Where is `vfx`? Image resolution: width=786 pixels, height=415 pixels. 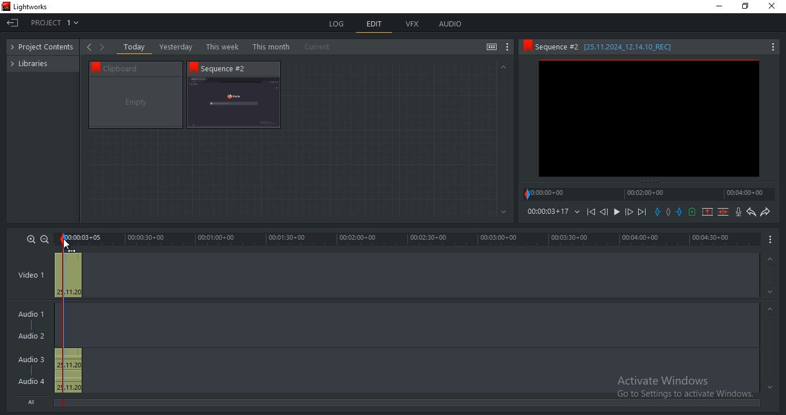
vfx is located at coordinates (412, 24).